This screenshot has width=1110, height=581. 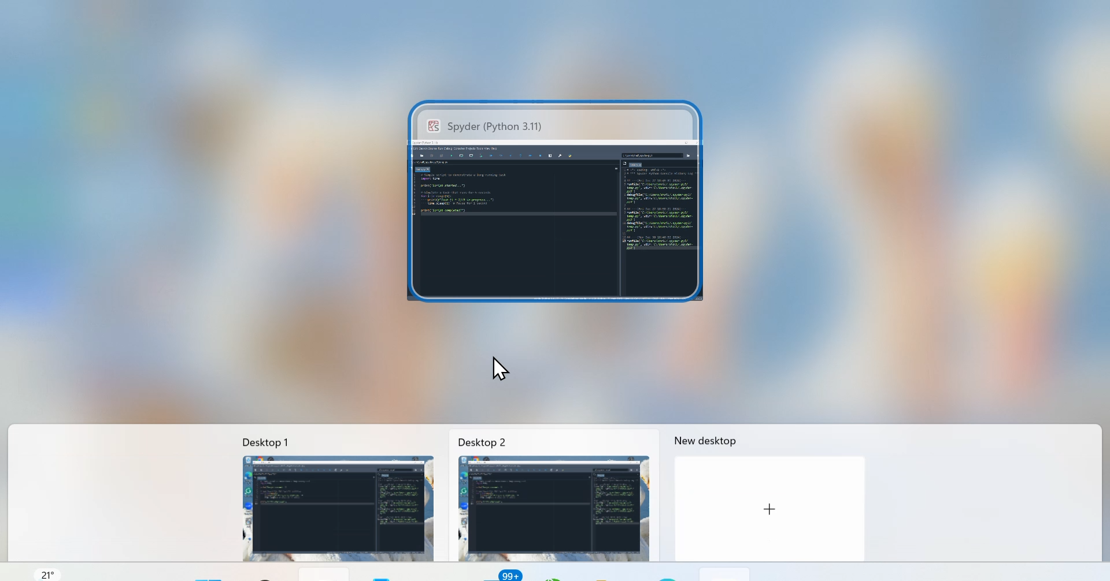 I want to click on Cursor, so click(x=498, y=361).